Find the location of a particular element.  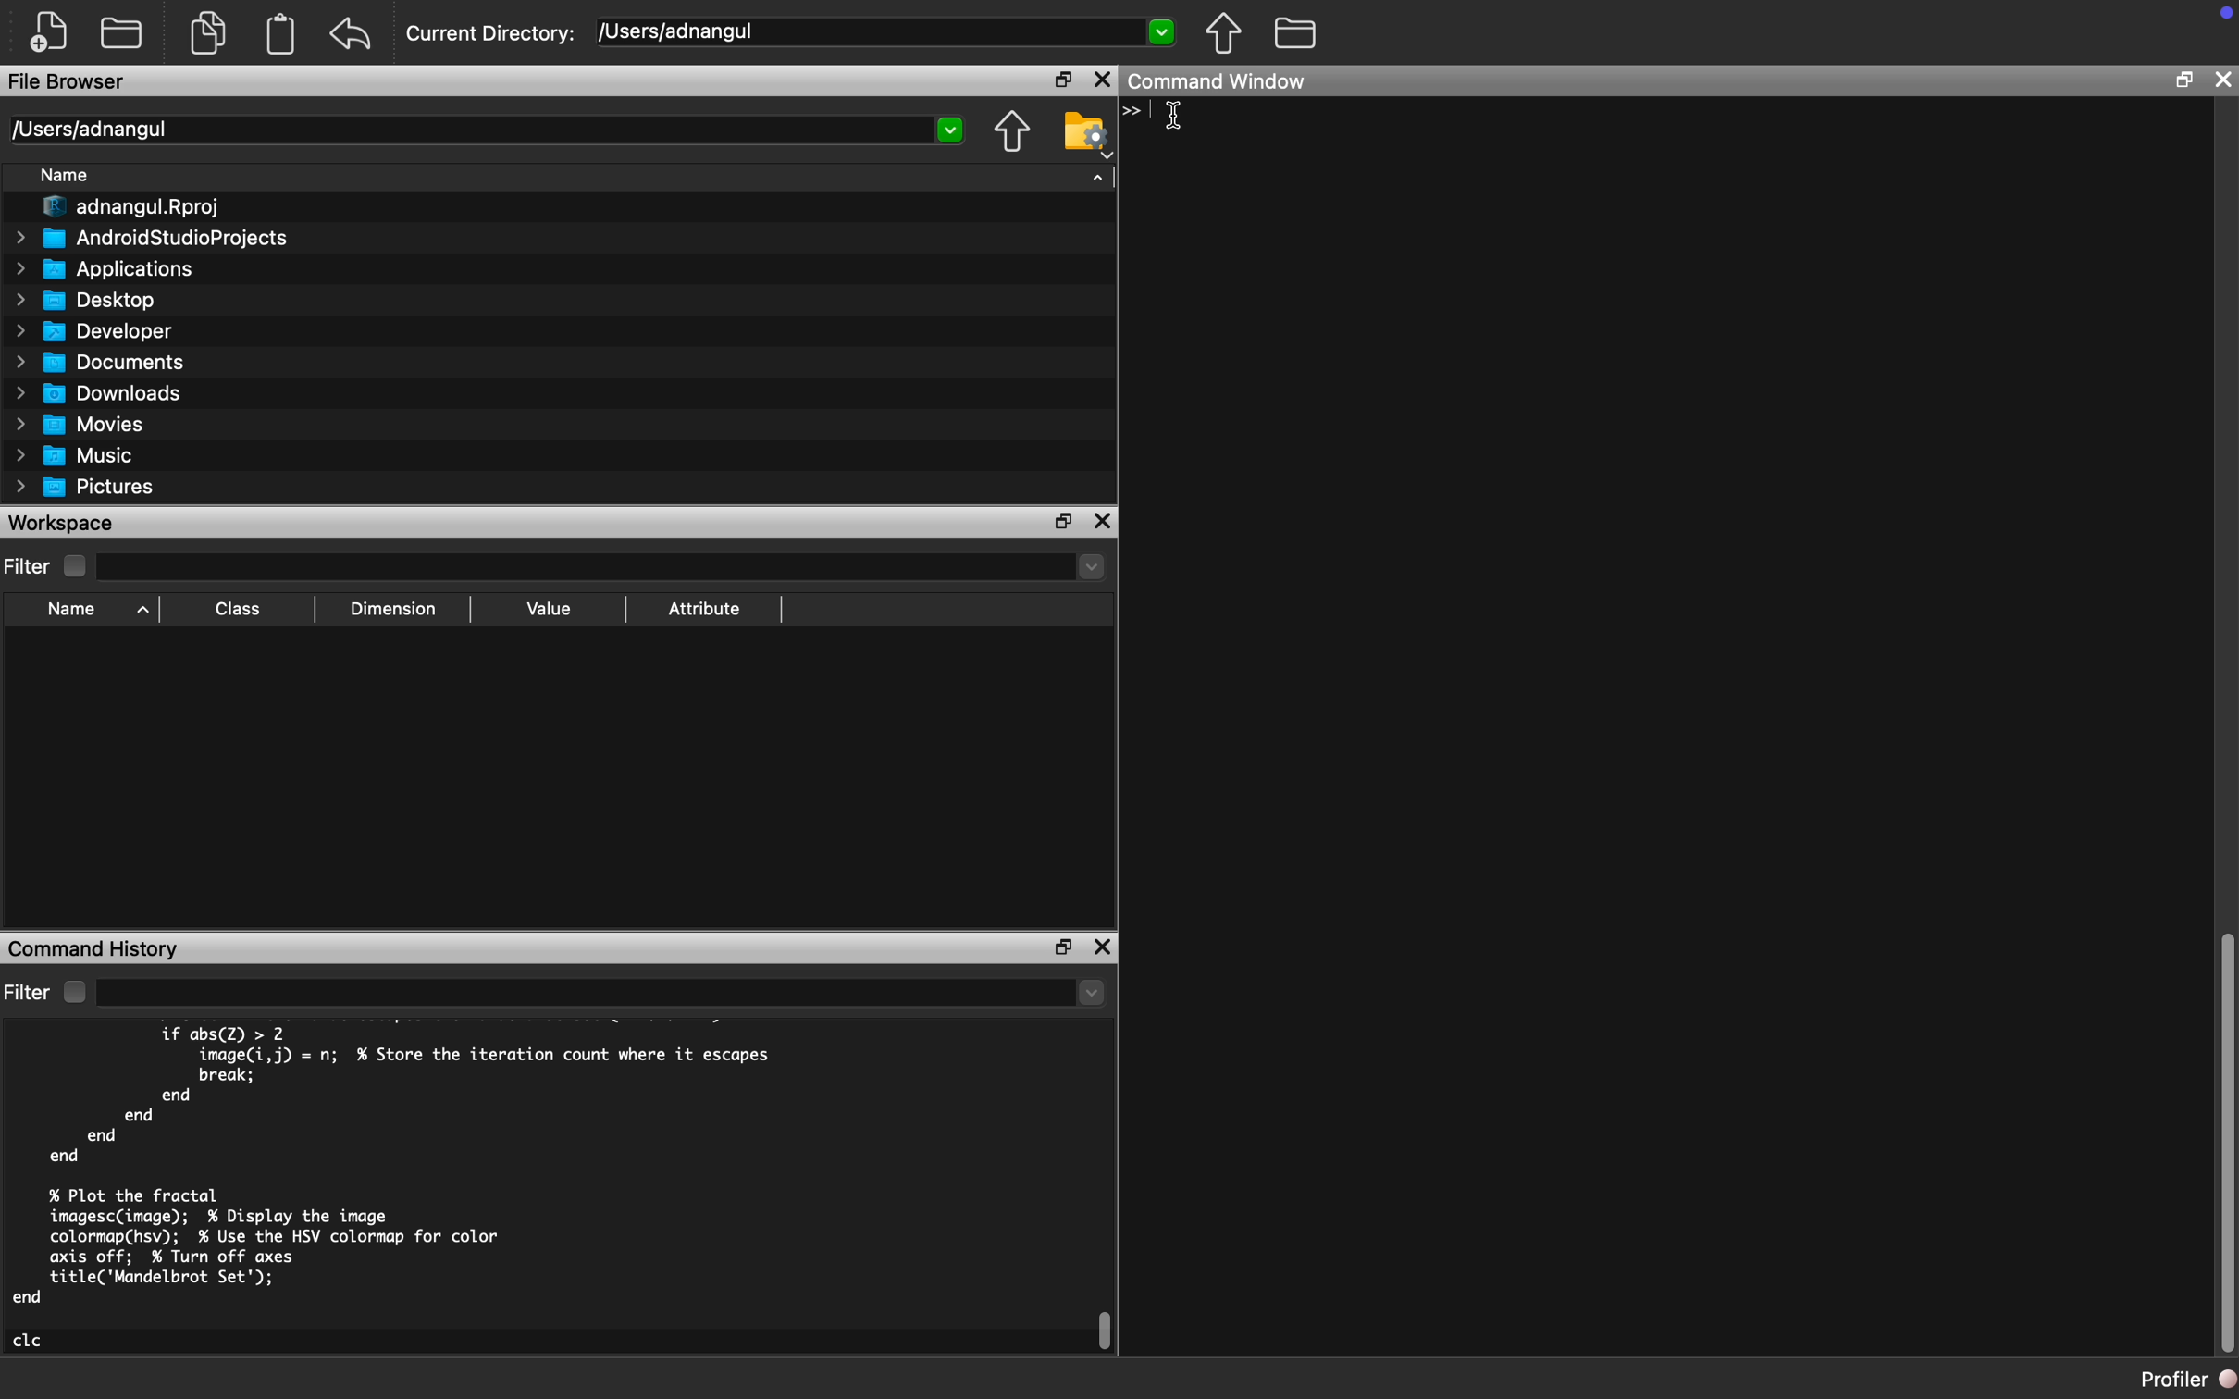

New File is located at coordinates (47, 34).